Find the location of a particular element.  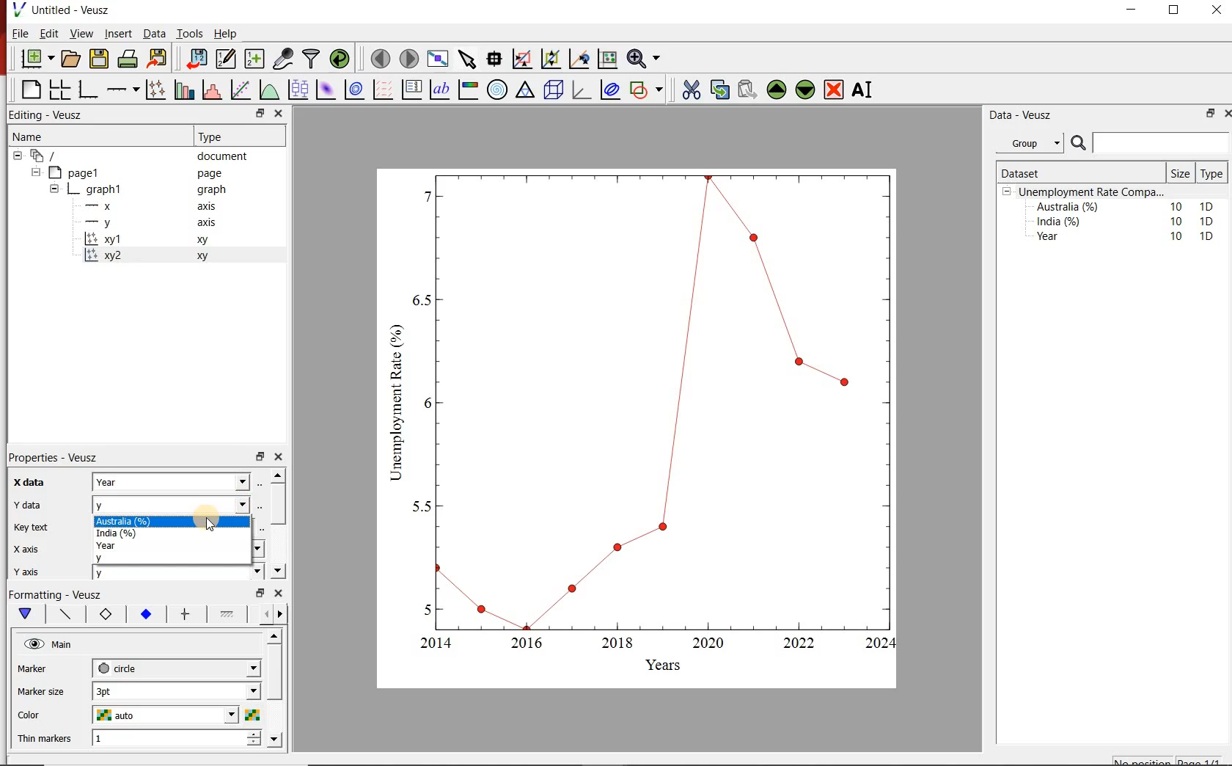

bar graphs is located at coordinates (183, 90).